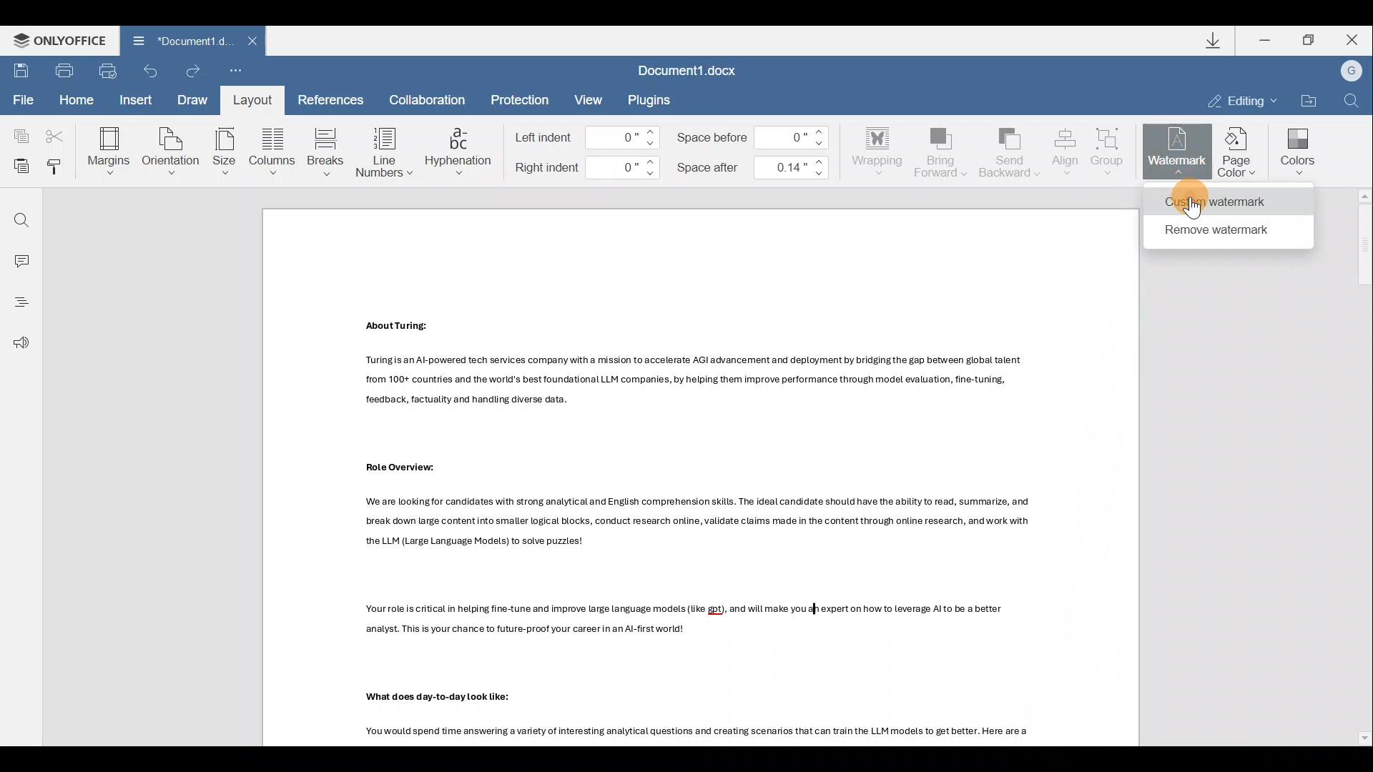 The width and height of the screenshot is (1373, 772). I want to click on Maximize, so click(1307, 40).